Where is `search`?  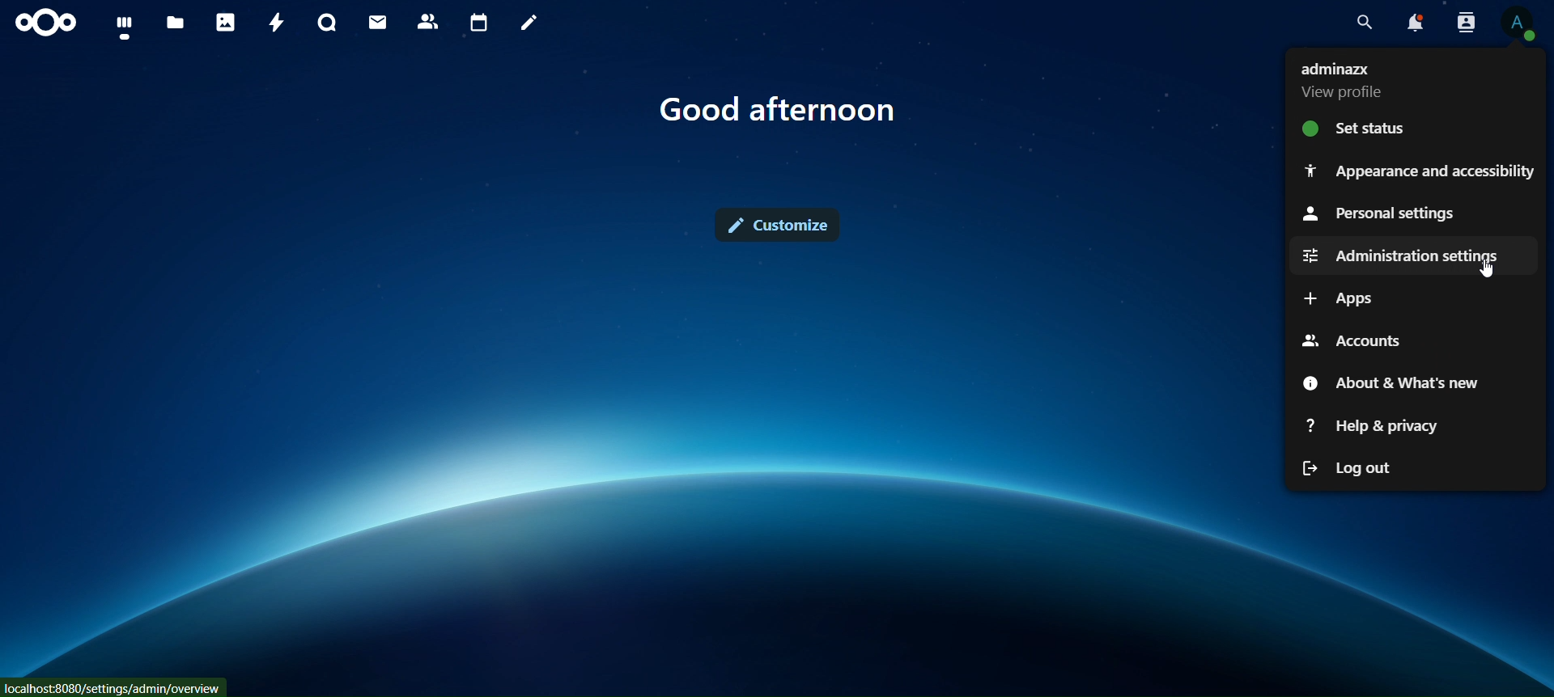
search is located at coordinates (1366, 23).